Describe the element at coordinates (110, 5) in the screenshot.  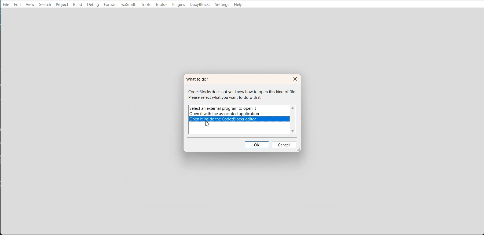
I see `Fortran` at that location.